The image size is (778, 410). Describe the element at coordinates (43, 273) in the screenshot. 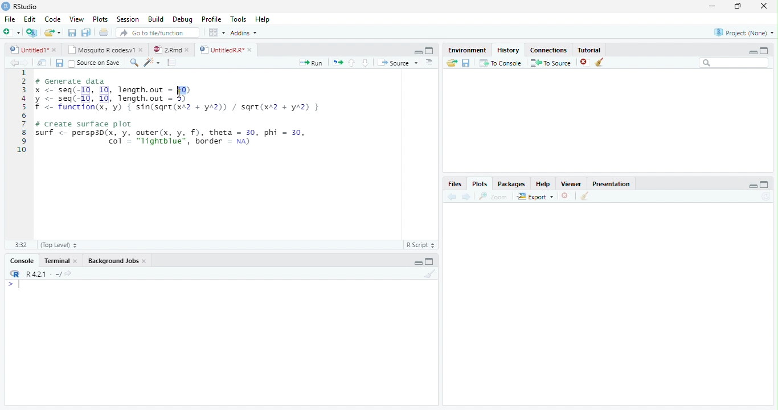

I see `R 4.2.1 . ~/` at that location.